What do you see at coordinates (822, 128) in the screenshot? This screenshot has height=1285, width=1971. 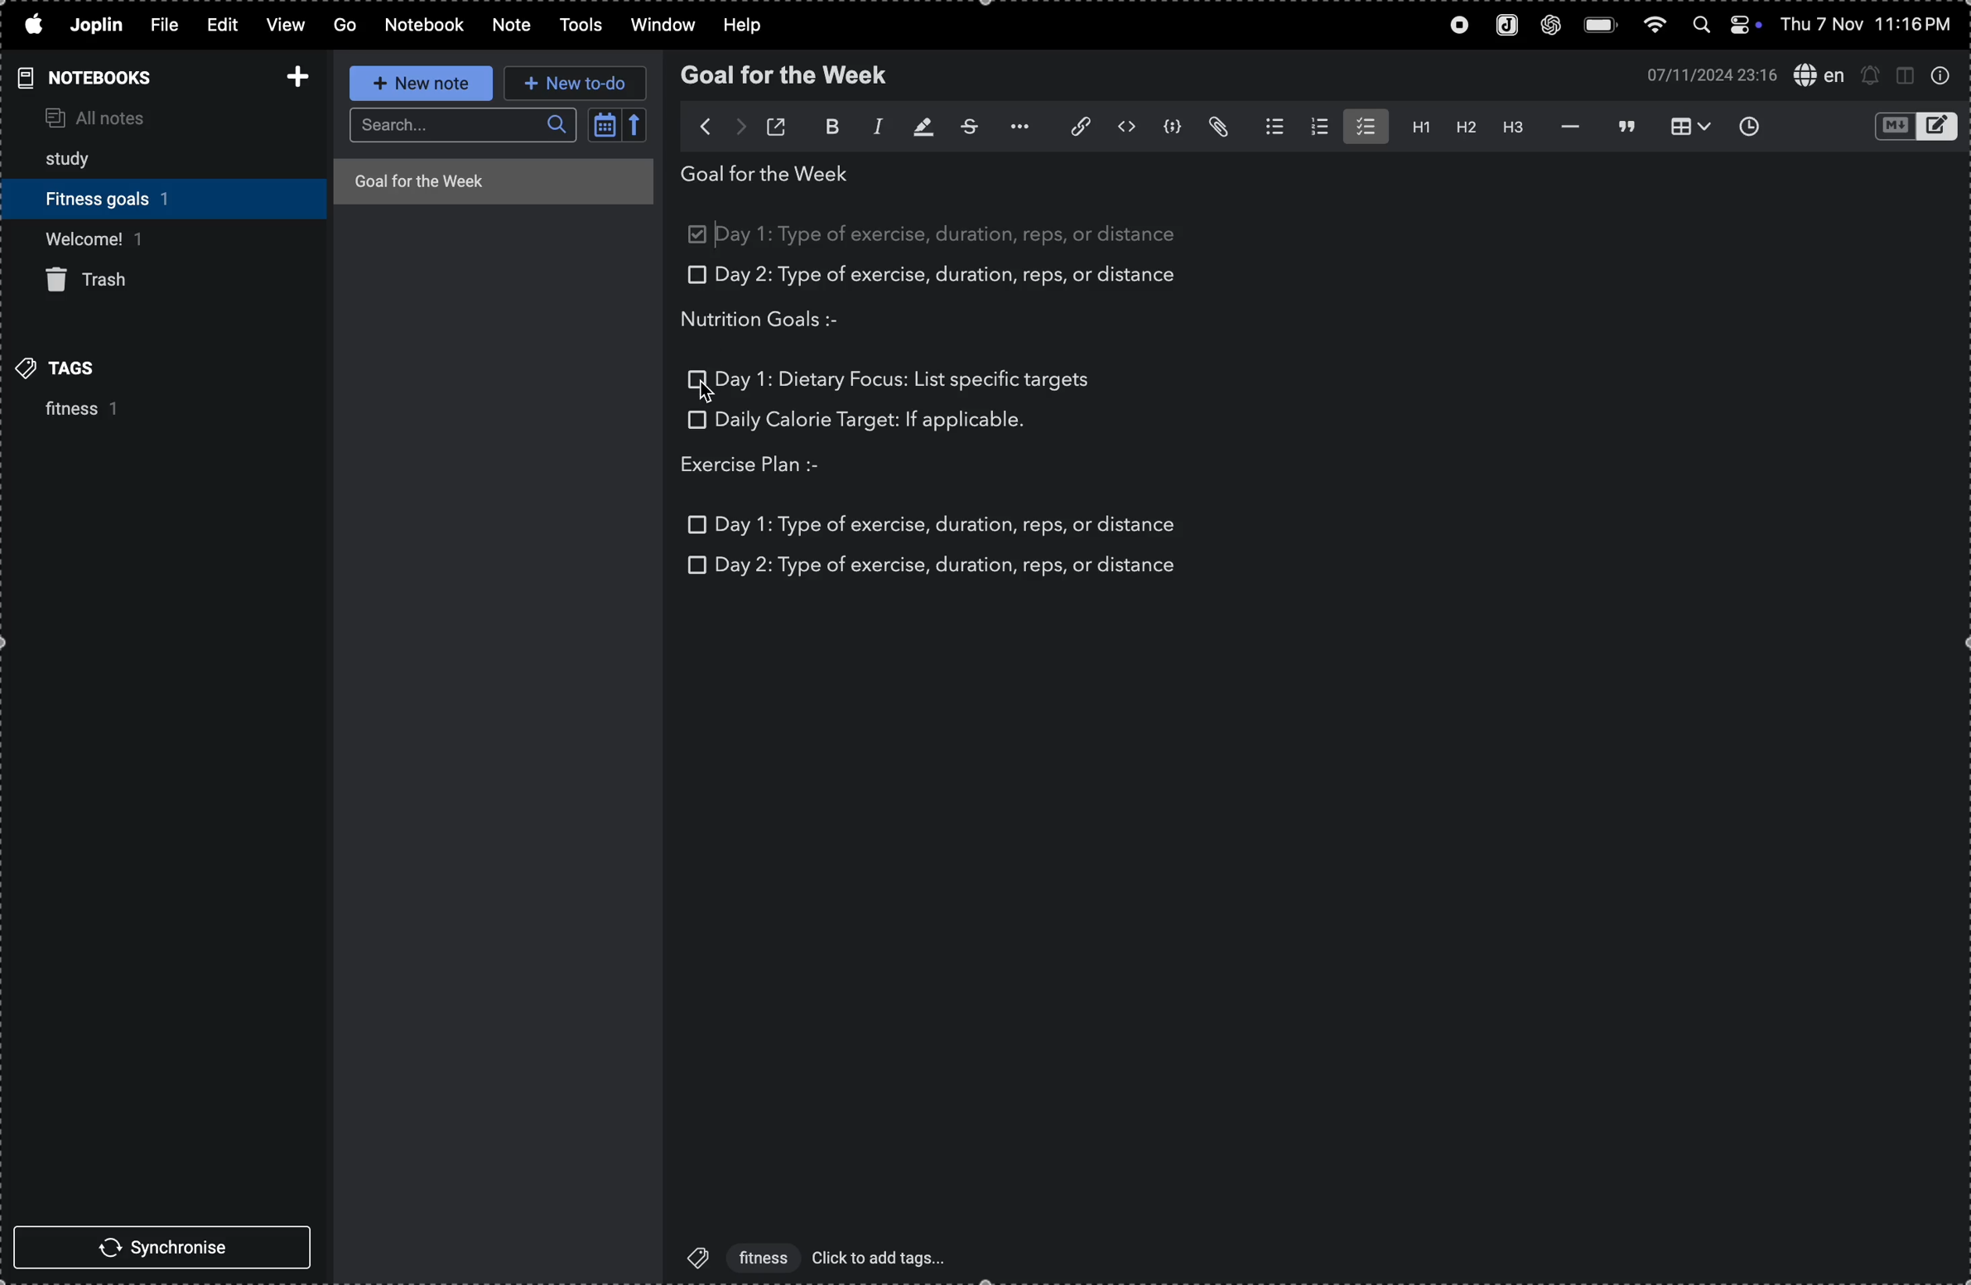 I see `bold` at bounding box center [822, 128].